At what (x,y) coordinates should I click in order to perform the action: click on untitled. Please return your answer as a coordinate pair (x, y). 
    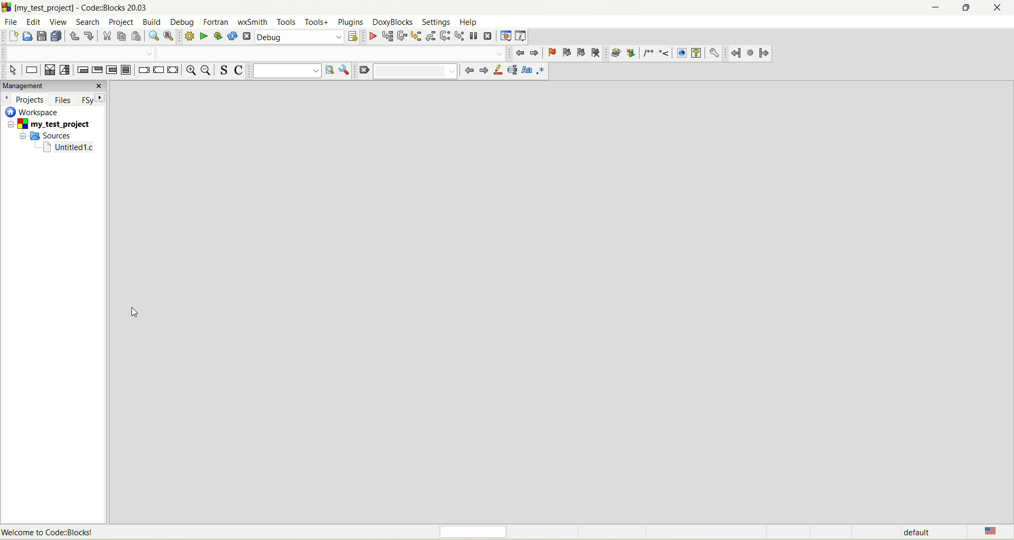
    Looking at the image, I should click on (68, 148).